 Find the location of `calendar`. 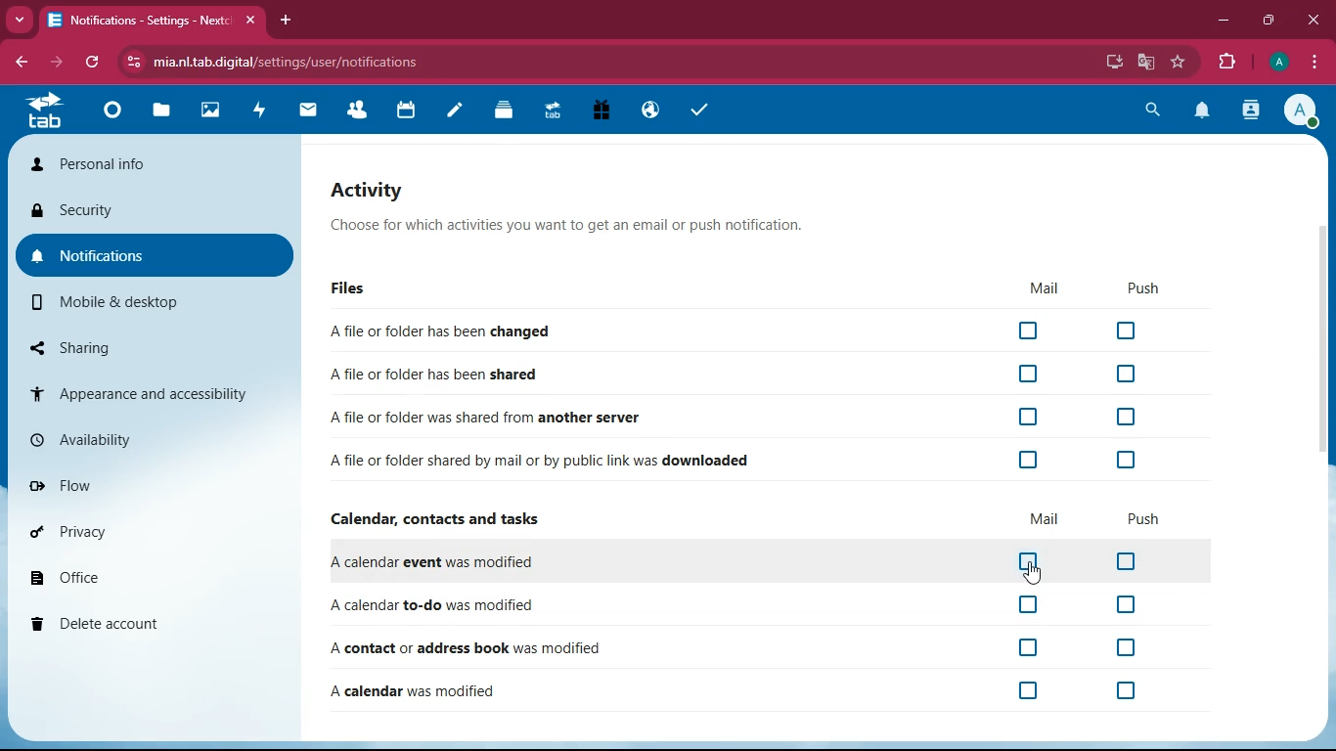

calendar is located at coordinates (410, 111).